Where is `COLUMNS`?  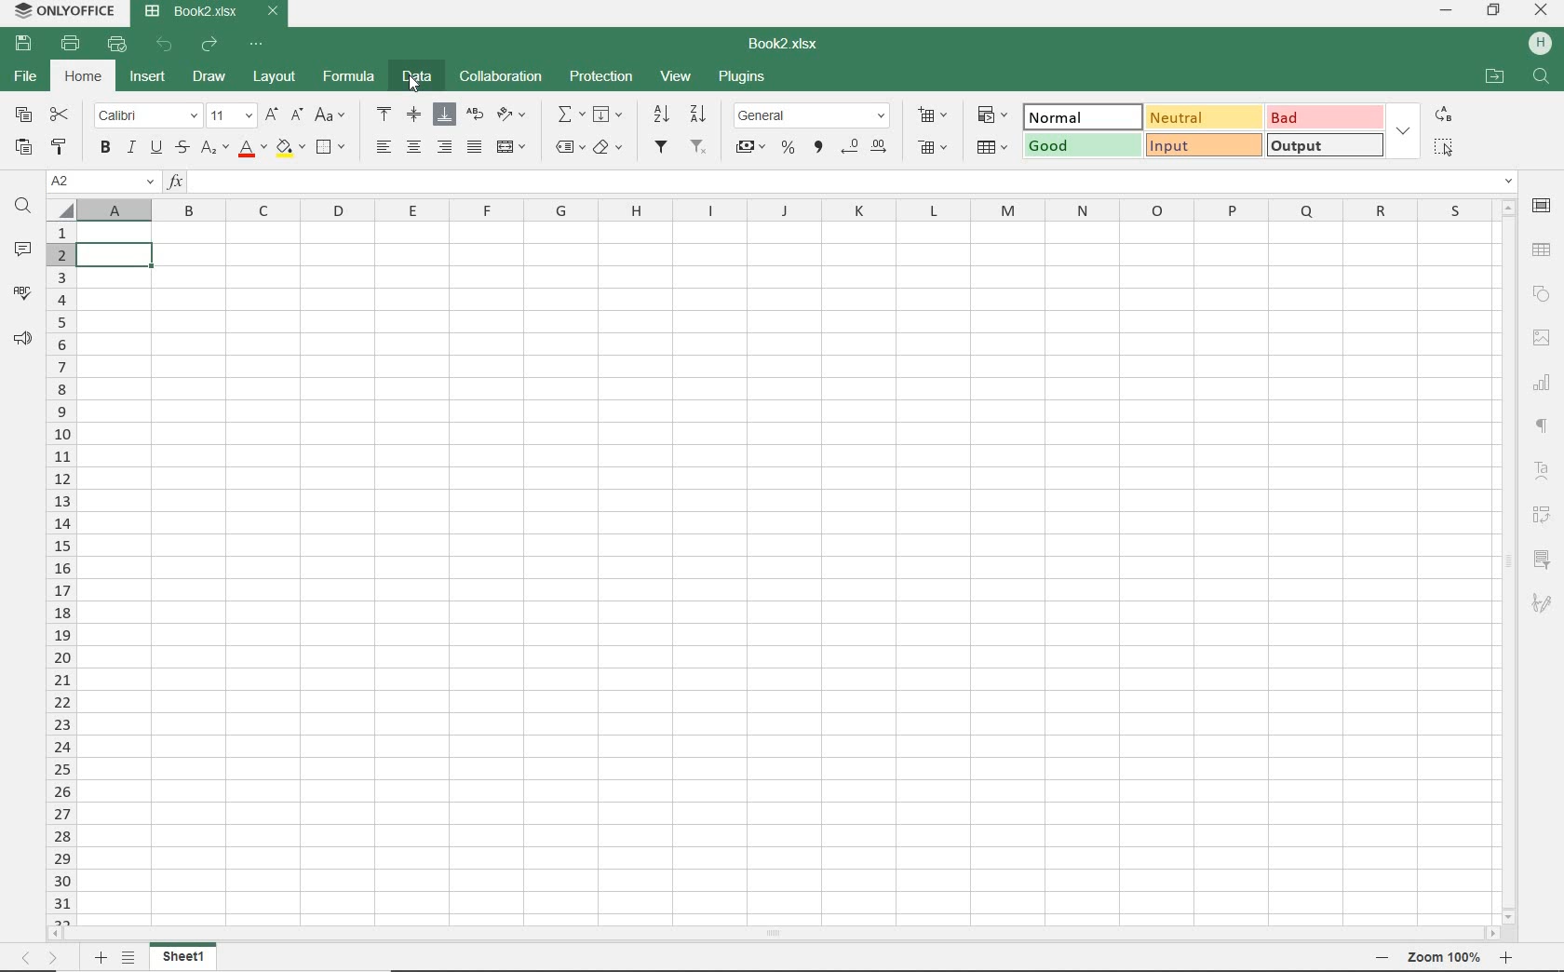
COLUMNS is located at coordinates (785, 209).